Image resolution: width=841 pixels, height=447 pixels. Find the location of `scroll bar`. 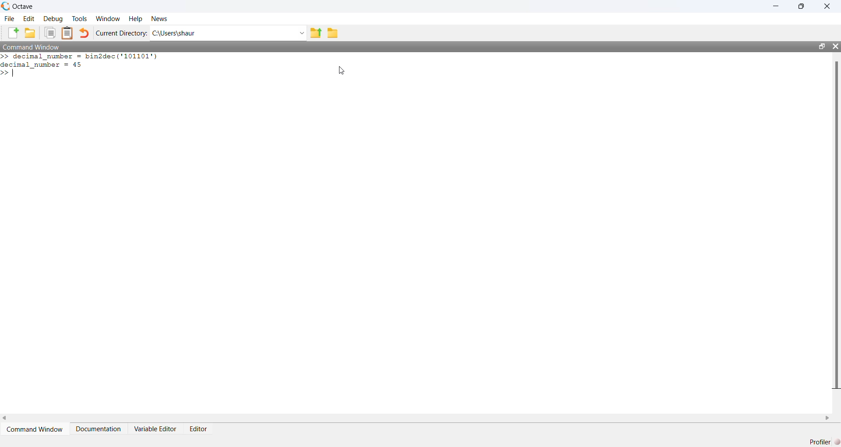

scroll bar is located at coordinates (837, 224).